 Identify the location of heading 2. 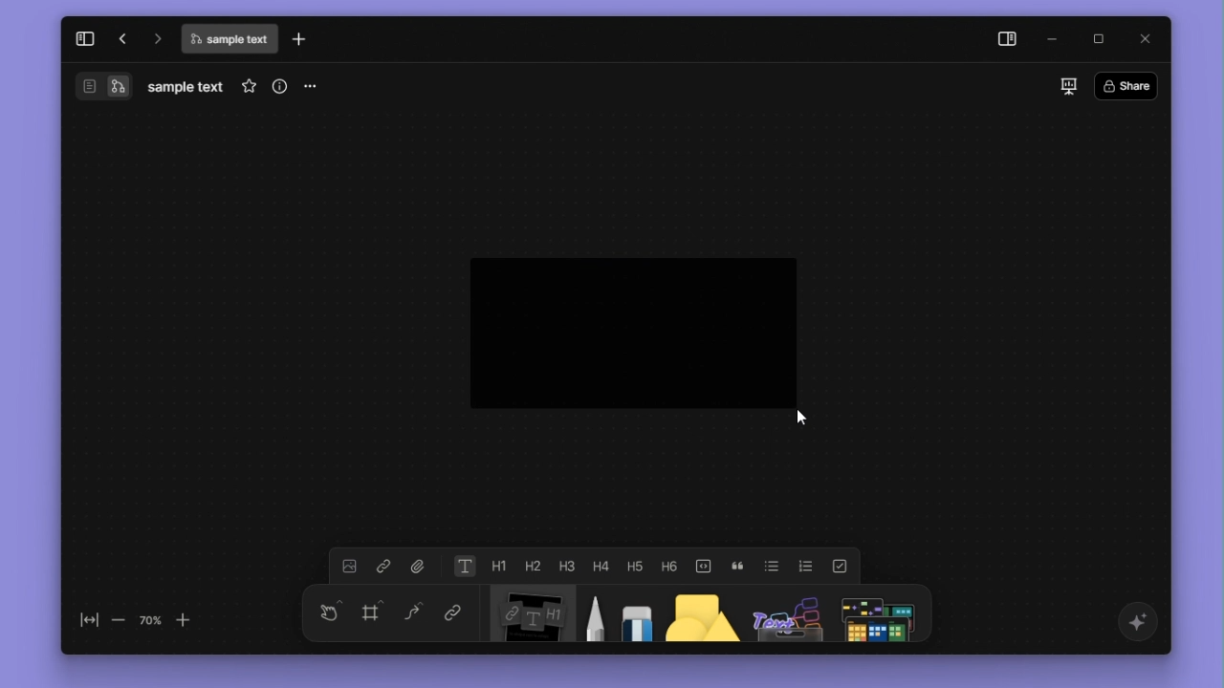
(531, 566).